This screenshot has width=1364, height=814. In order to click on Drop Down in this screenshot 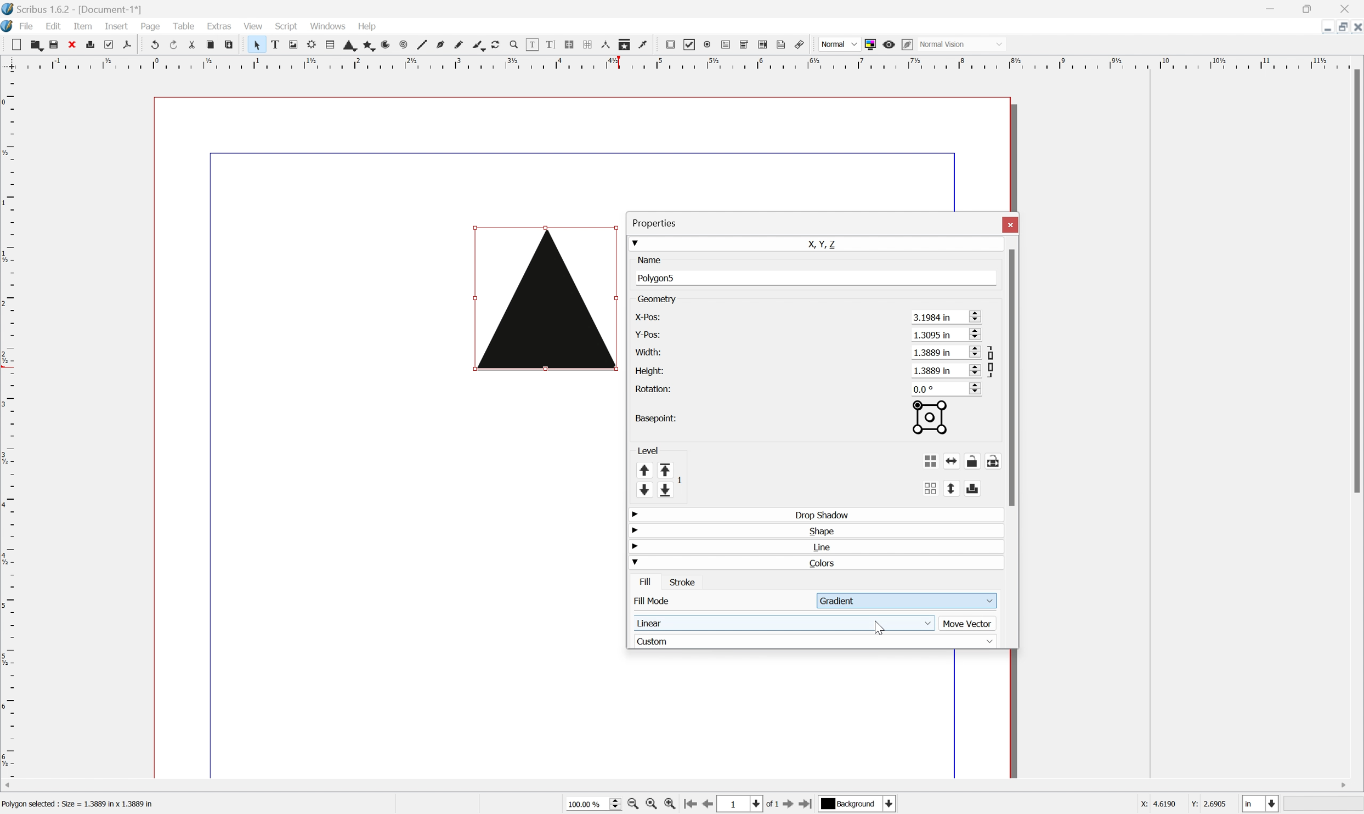, I will do `click(987, 642)`.